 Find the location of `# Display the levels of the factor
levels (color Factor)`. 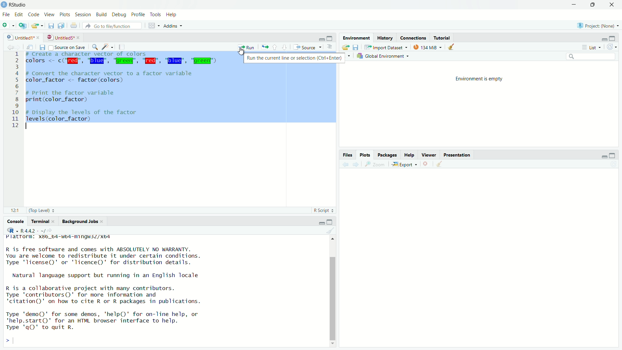

# Display the levels of the factor
levels (color Factor) is located at coordinates (86, 115).